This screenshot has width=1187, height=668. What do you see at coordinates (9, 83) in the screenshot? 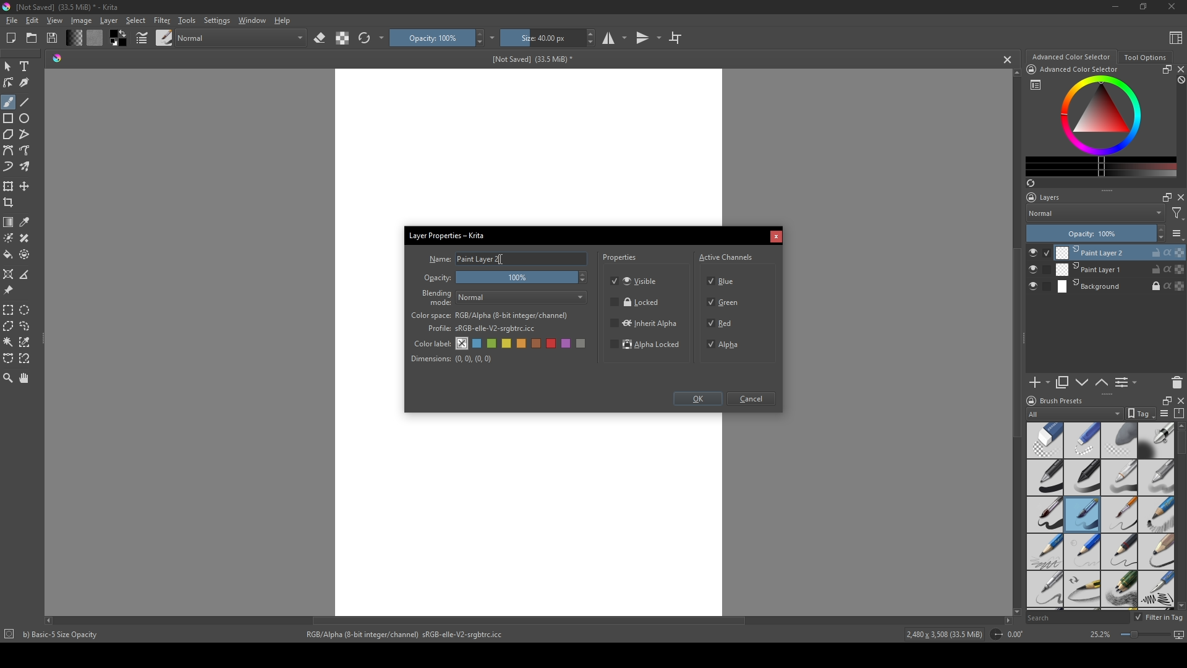
I see `edit shapes` at bounding box center [9, 83].